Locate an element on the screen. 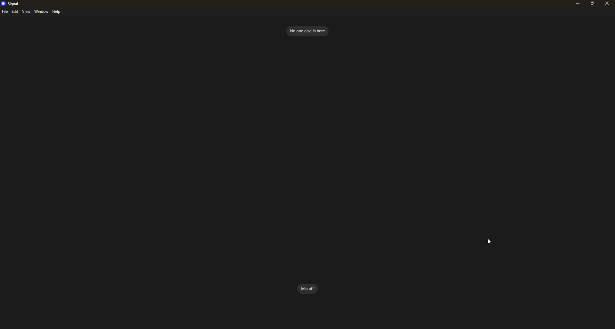 This screenshot has width=615, height=329. no one else is here is located at coordinates (307, 30).